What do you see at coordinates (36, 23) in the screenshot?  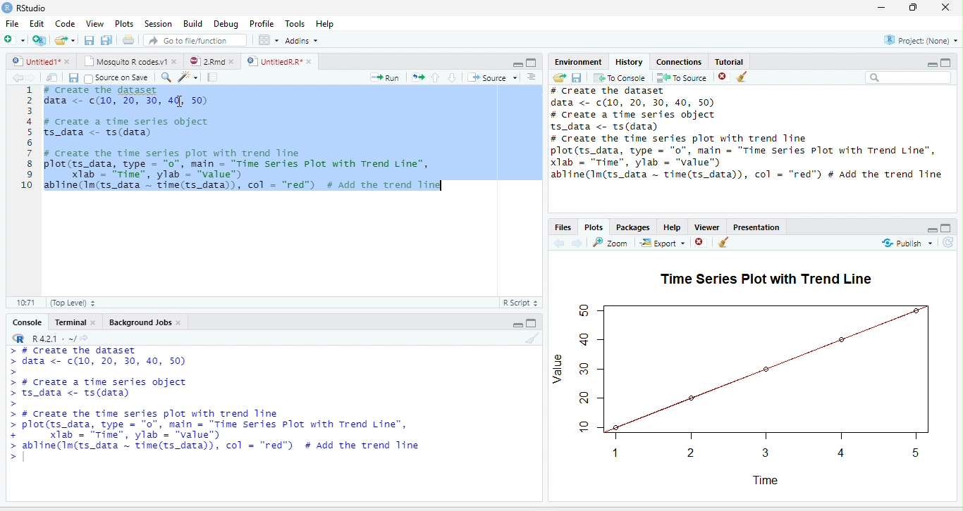 I see `Edit` at bounding box center [36, 23].